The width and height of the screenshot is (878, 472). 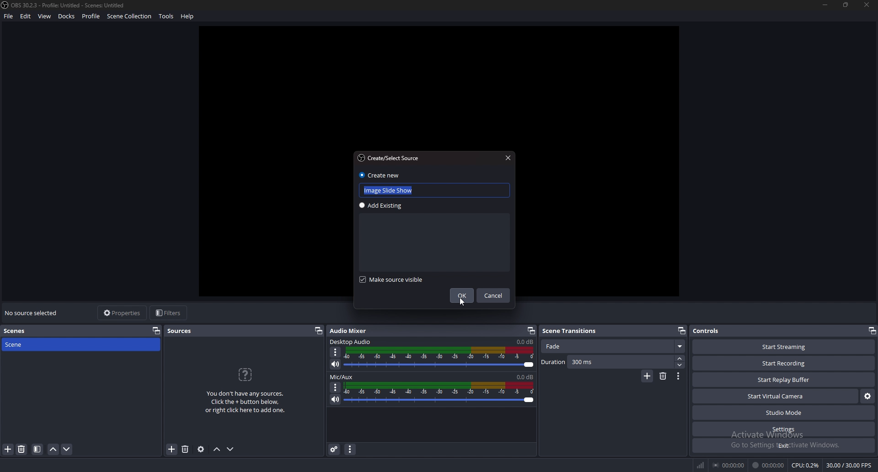 What do you see at coordinates (54, 450) in the screenshot?
I see `move scene up` at bounding box center [54, 450].